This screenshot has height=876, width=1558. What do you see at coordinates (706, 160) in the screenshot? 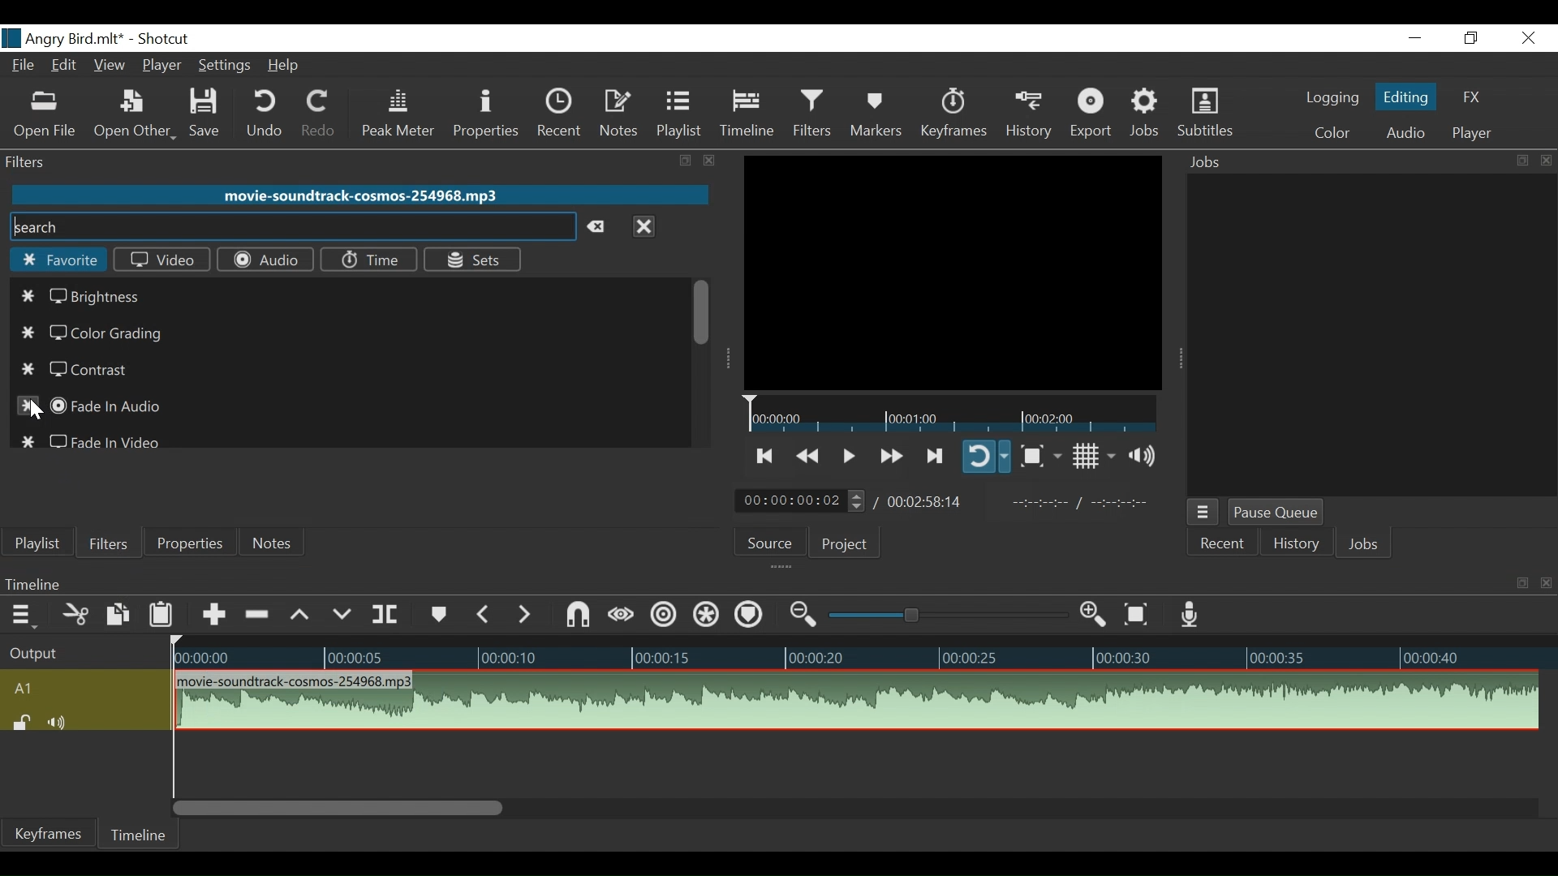
I see `close` at bounding box center [706, 160].